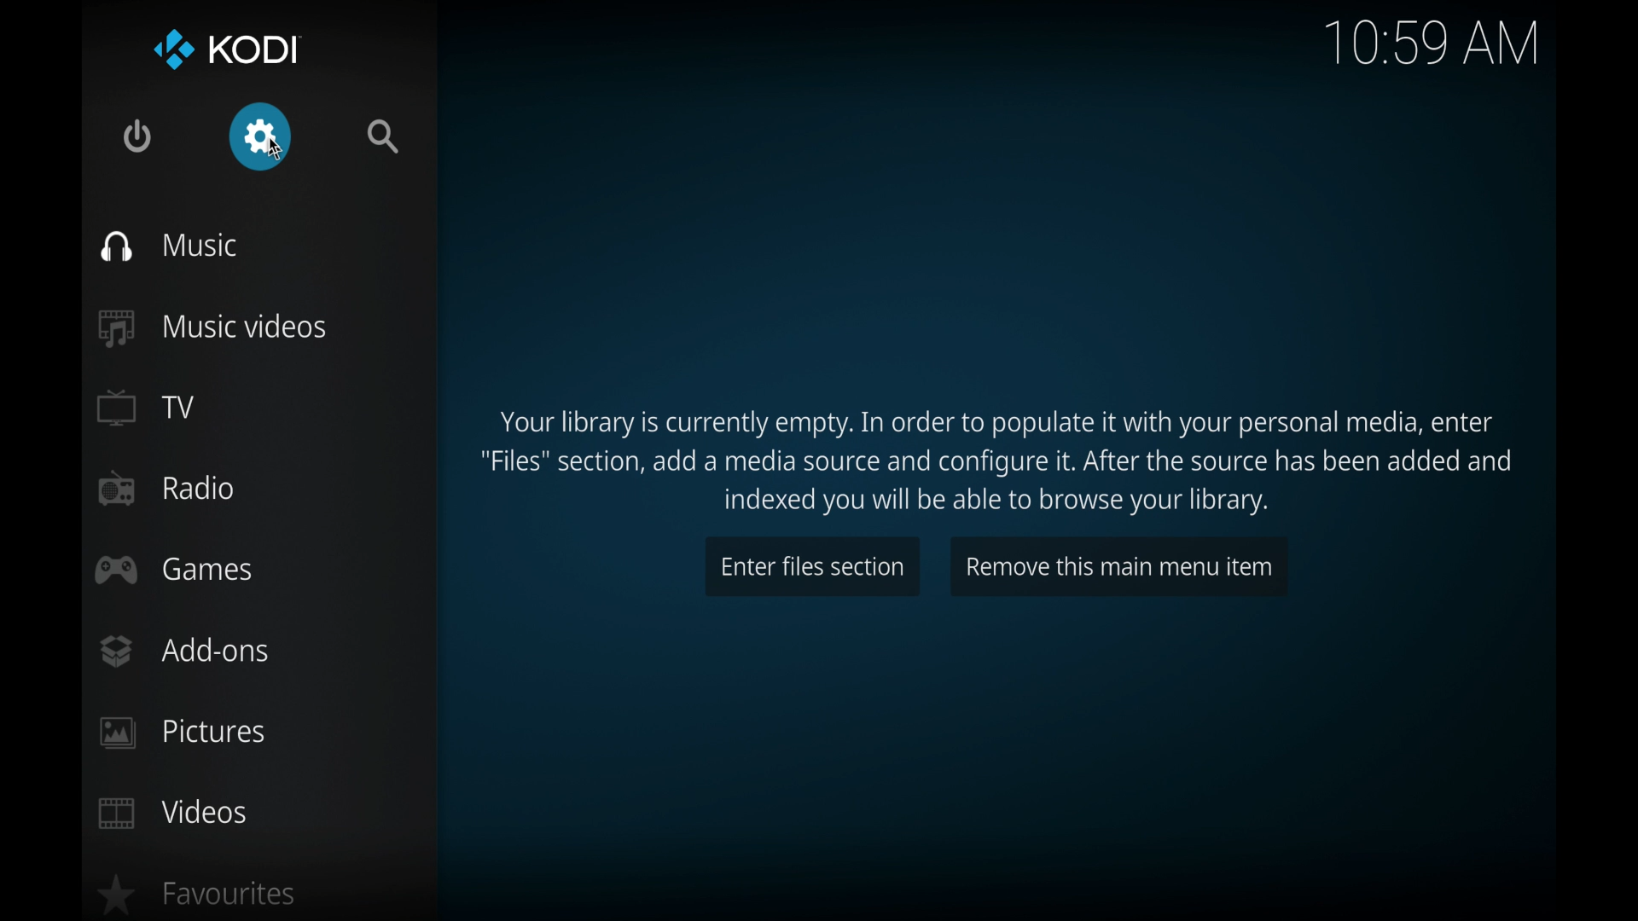 The width and height of the screenshot is (1638, 921). I want to click on music videos, so click(211, 327).